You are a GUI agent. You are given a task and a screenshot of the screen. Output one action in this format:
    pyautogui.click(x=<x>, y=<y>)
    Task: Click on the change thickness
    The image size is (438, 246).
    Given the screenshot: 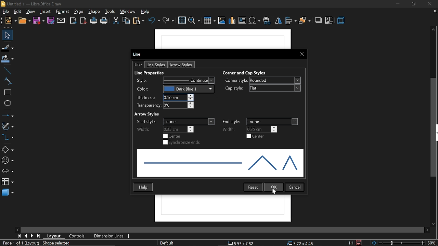 What is the action you would take?
    pyautogui.click(x=179, y=97)
    